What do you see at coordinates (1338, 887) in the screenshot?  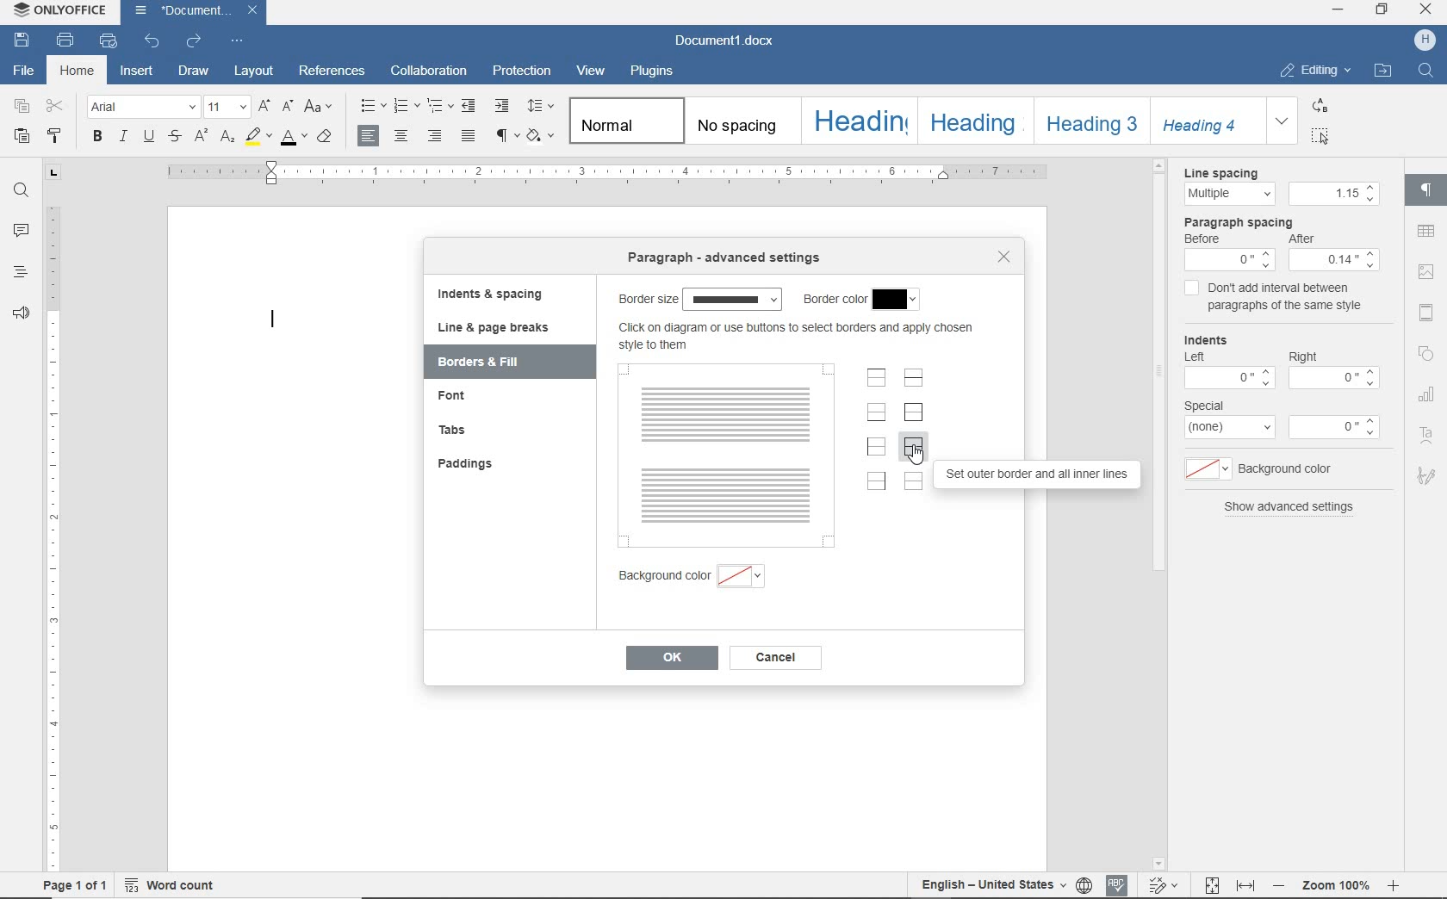 I see `- Zoom 100% +` at bounding box center [1338, 887].